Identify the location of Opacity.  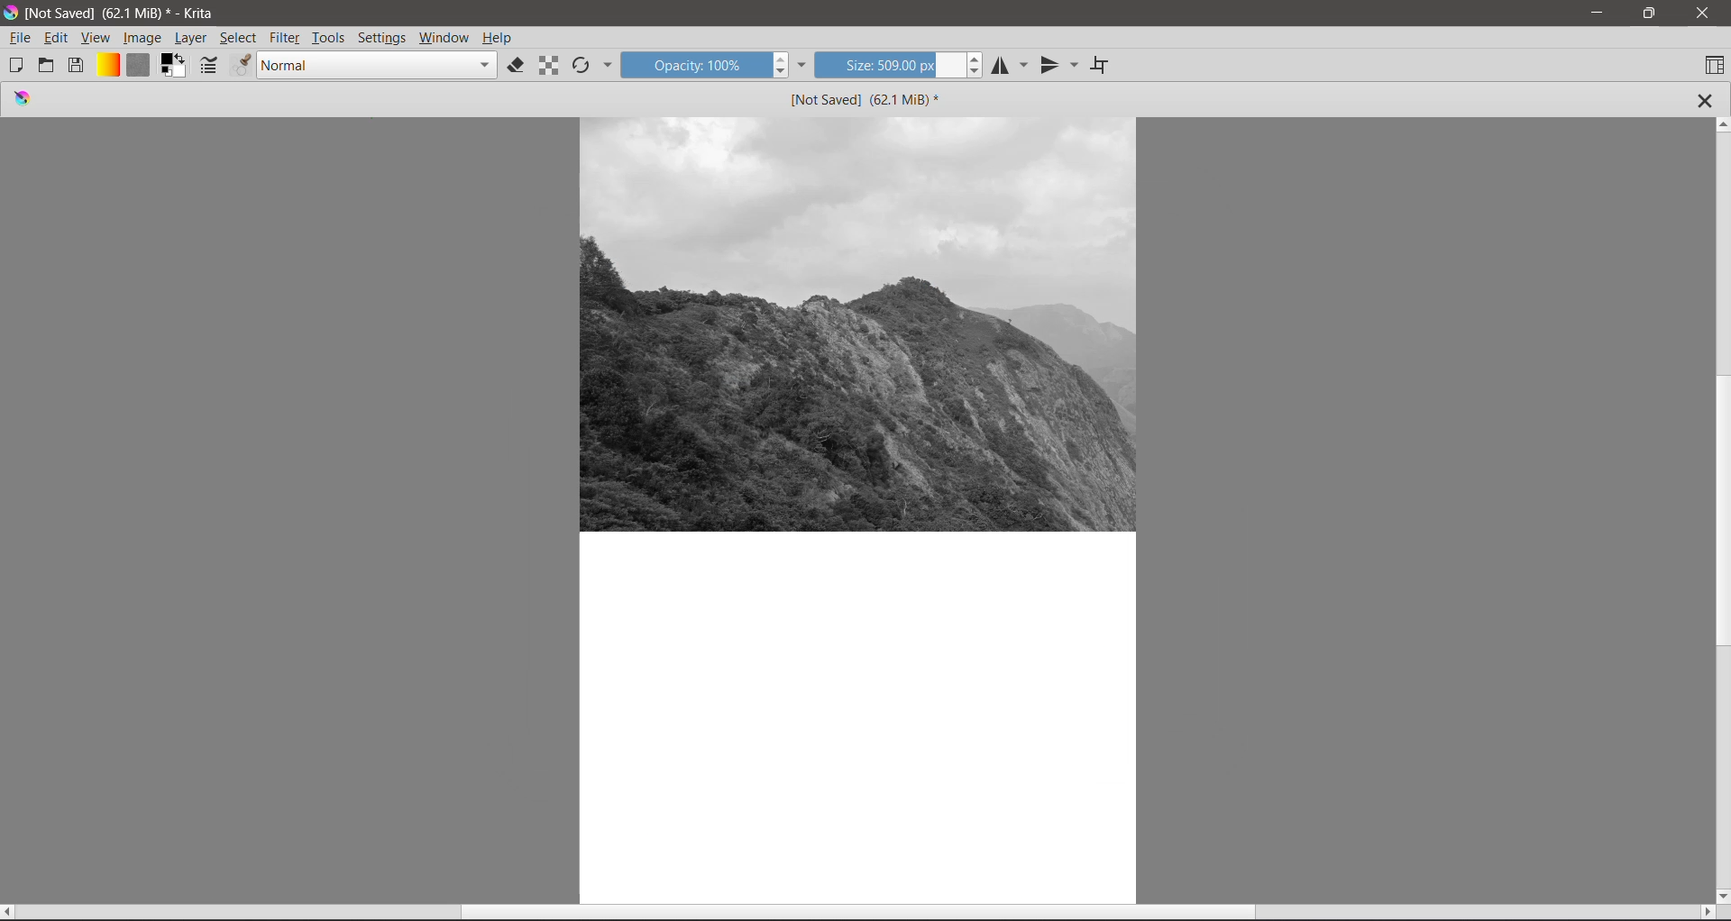
(694, 67).